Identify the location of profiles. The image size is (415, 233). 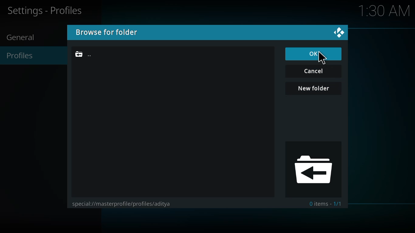
(23, 56).